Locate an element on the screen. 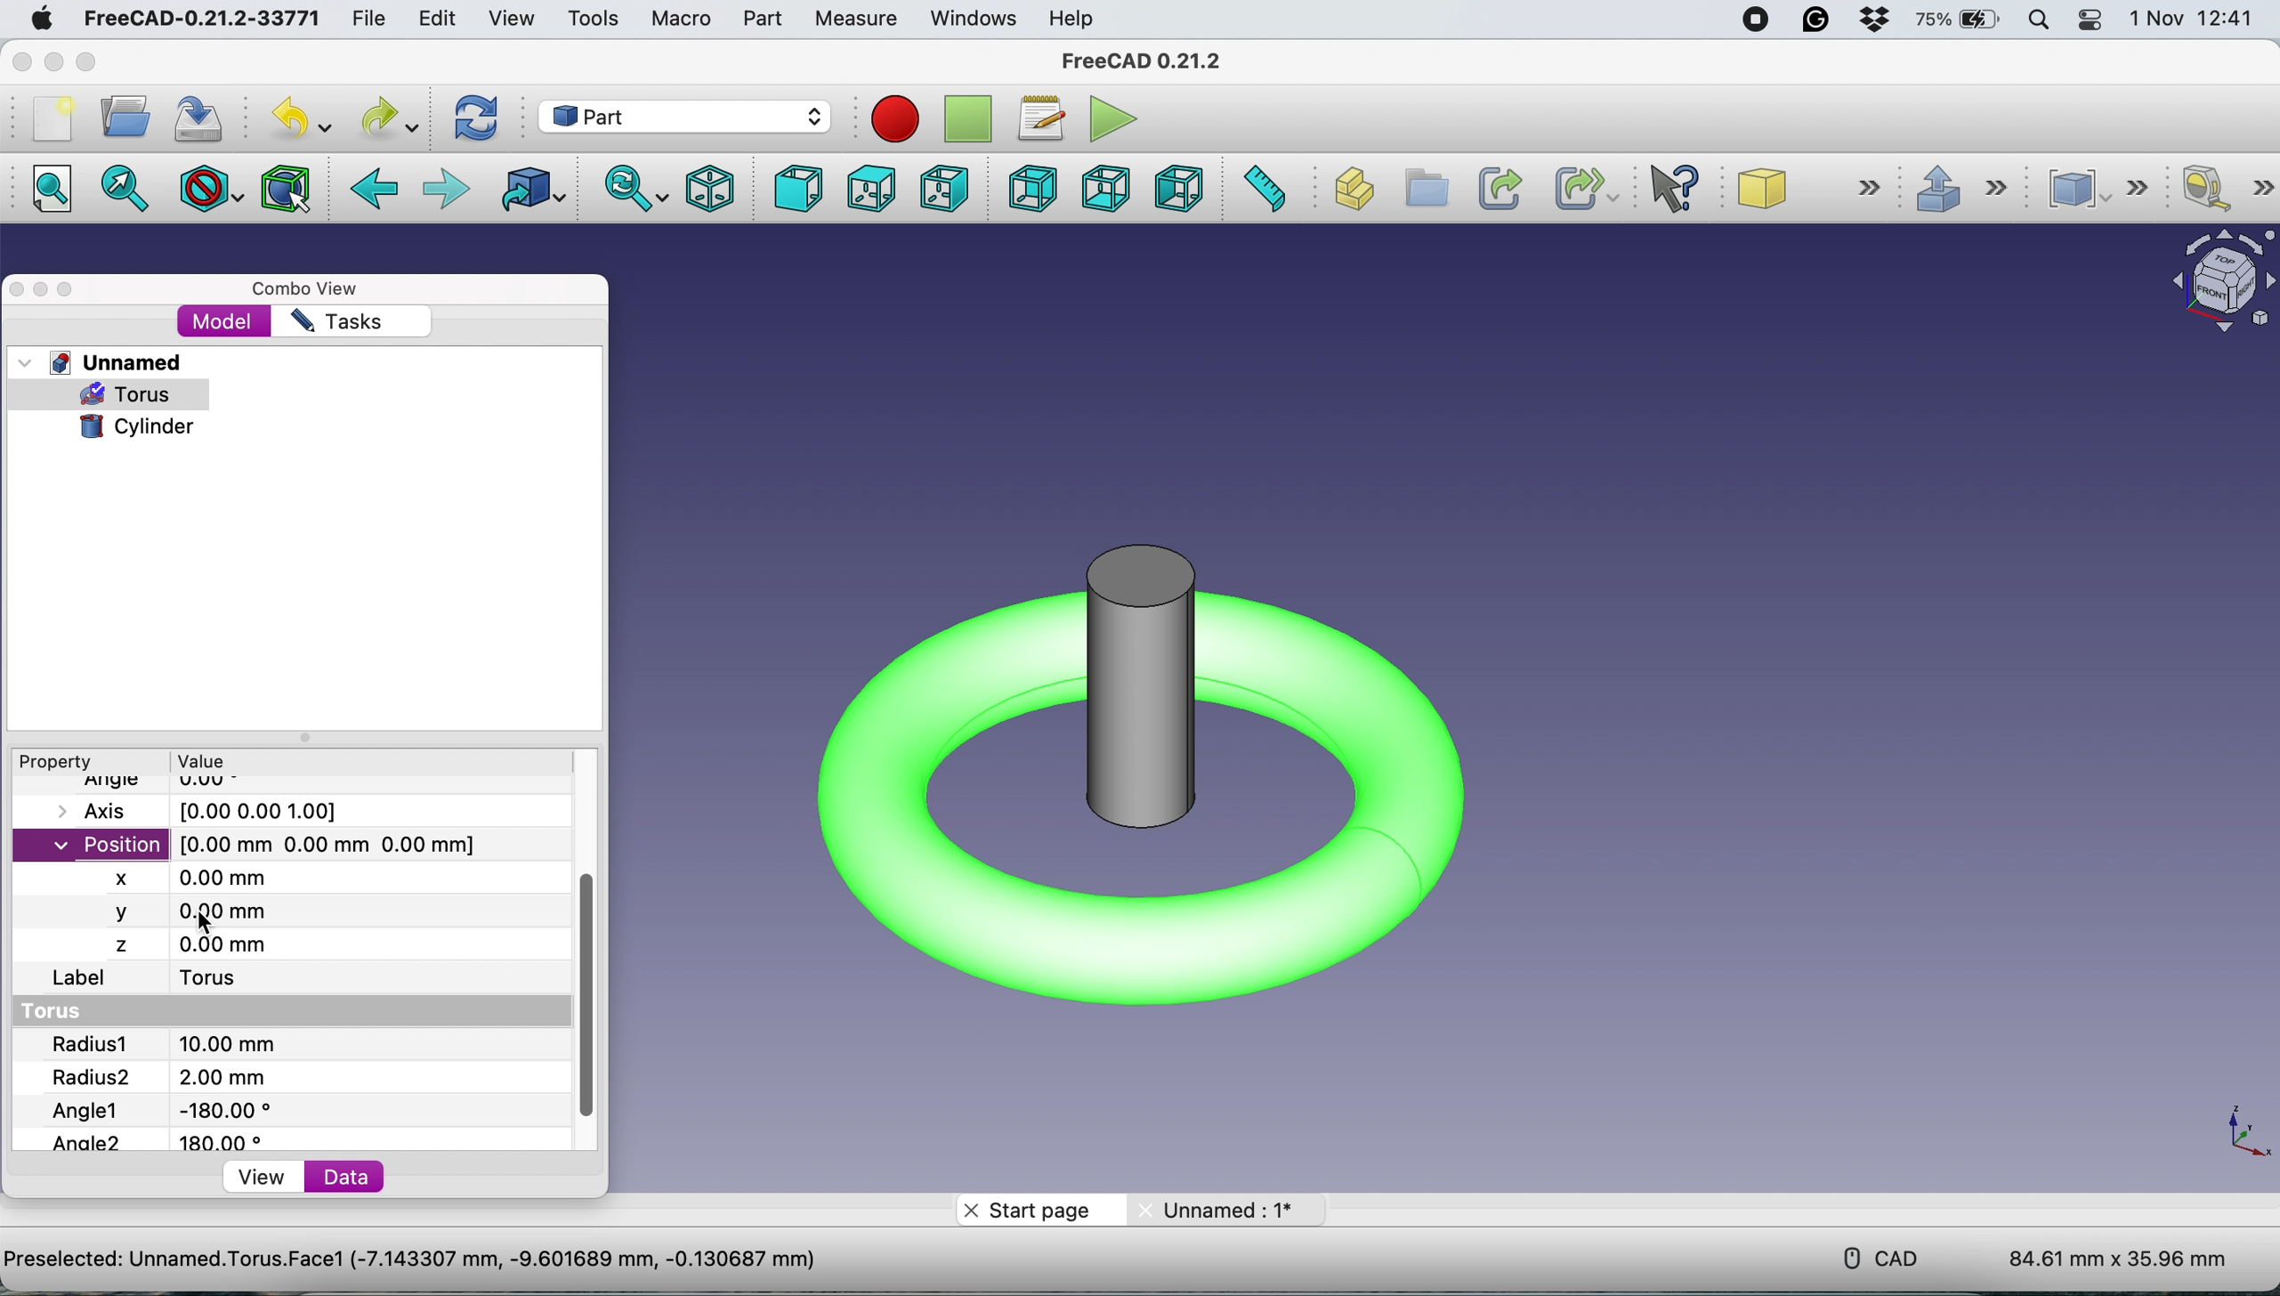 This screenshot has width=2280, height=1296. Angle1 and angle2's value is located at coordinates (177, 1124).